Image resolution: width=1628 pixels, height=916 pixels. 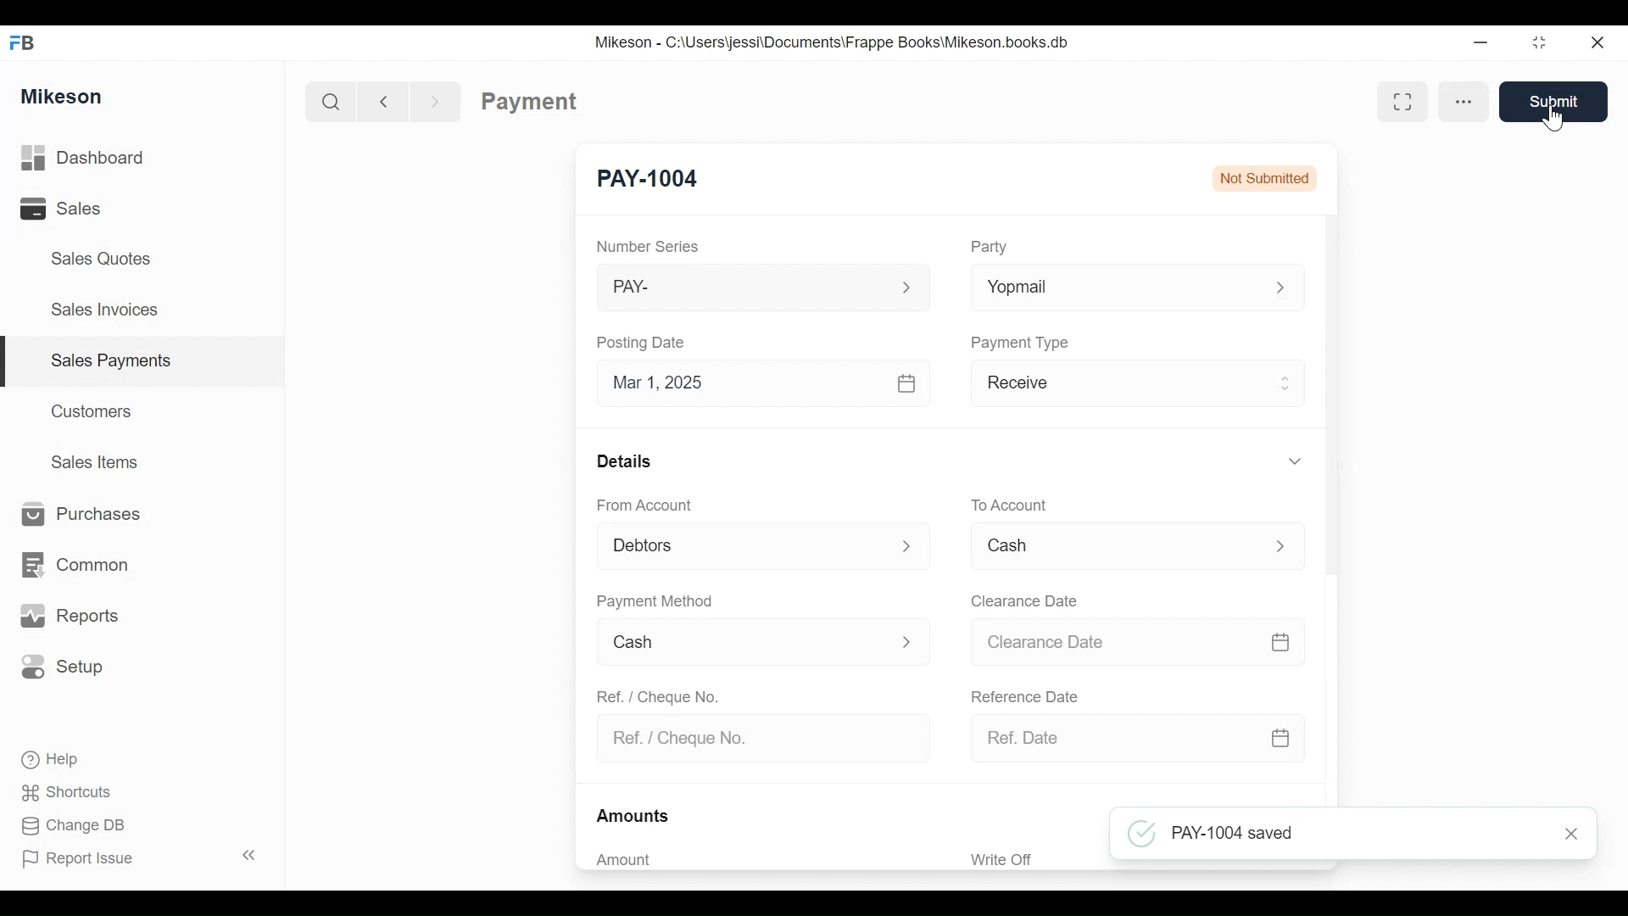 What do you see at coordinates (768, 738) in the screenshot?
I see `Ref. / Cheque No.` at bounding box center [768, 738].